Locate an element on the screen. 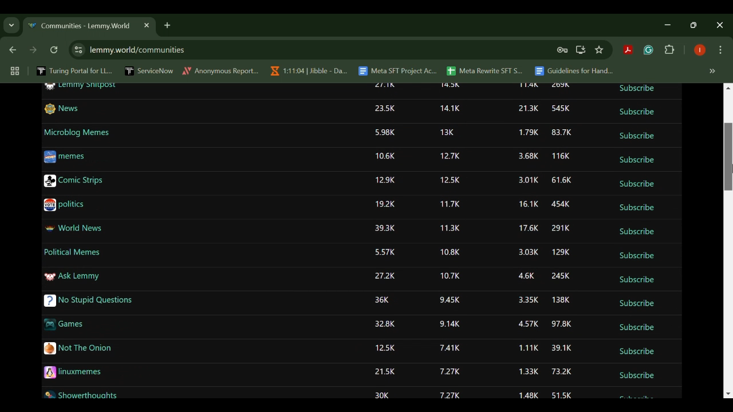 This screenshot has width=733, height=412. 17.6K is located at coordinates (528, 230).